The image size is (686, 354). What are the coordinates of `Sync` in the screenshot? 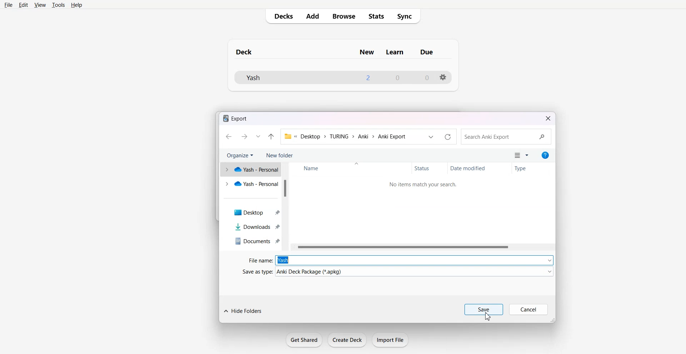 It's located at (407, 16).